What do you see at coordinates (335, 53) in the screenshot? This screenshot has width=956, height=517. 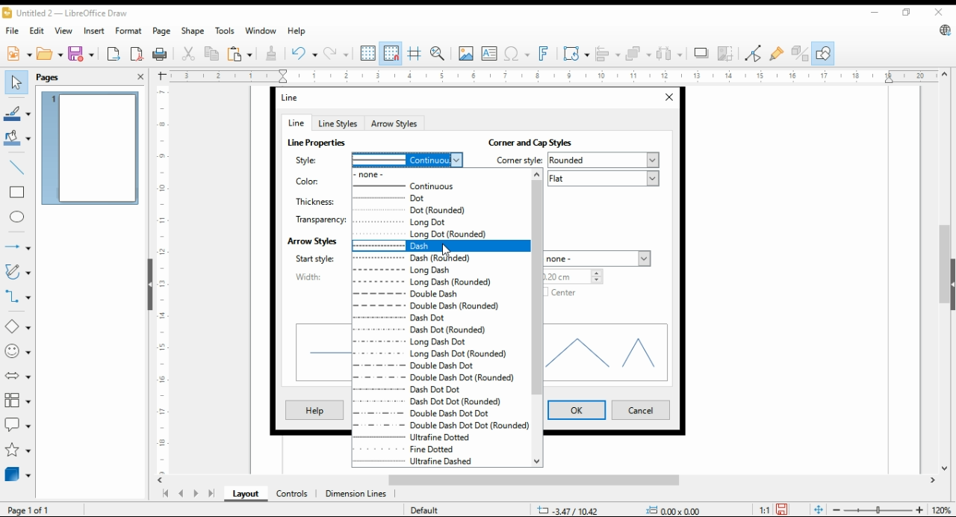 I see `redo` at bounding box center [335, 53].